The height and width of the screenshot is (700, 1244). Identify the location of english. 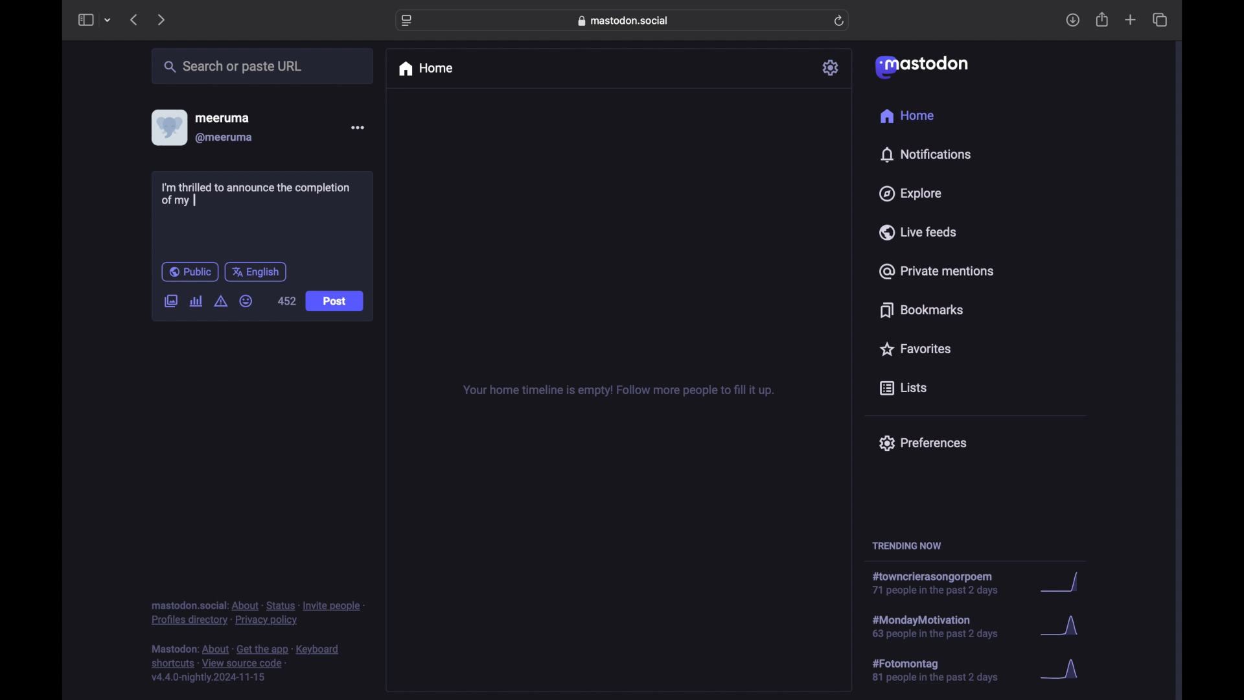
(255, 273).